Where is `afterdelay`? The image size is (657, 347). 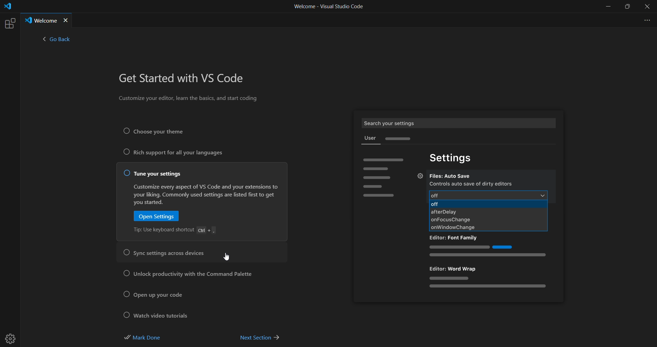
afterdelay is located at coordinates (453, 213).